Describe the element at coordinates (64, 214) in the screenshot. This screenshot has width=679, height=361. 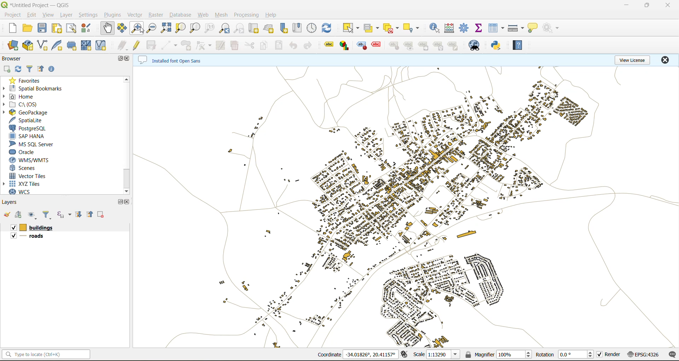
I see `filter by expression` at that location.